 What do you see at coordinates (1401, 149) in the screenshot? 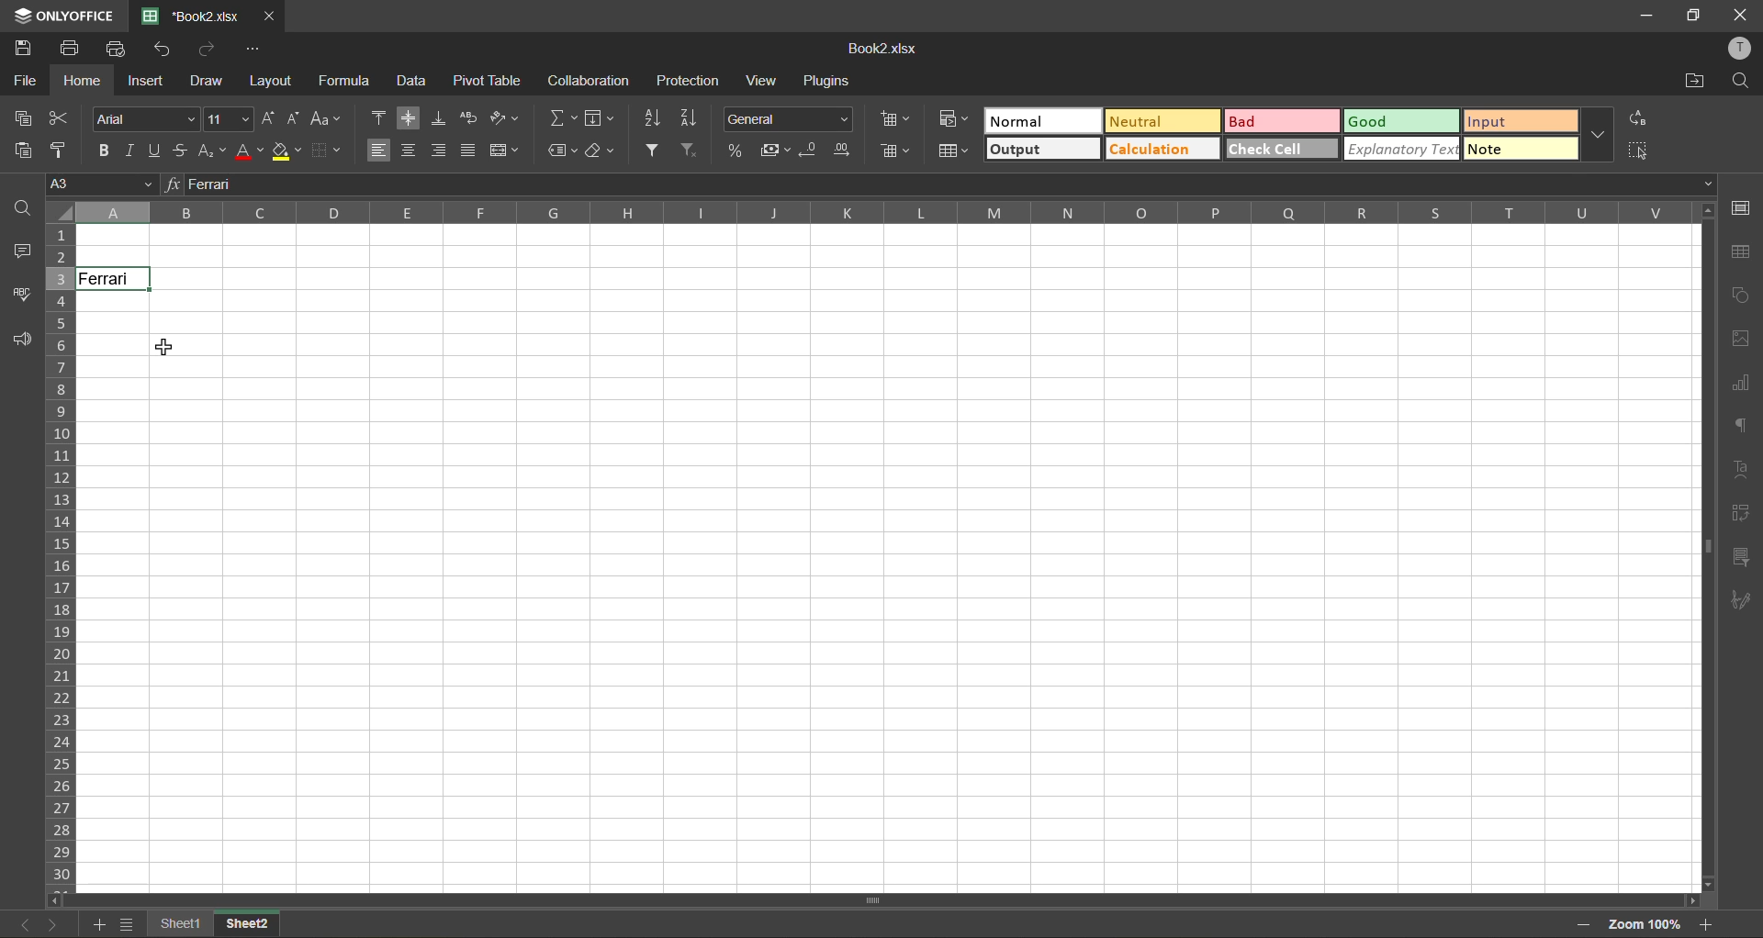
I see `explanatory text` at bounding box center [1401, 149].